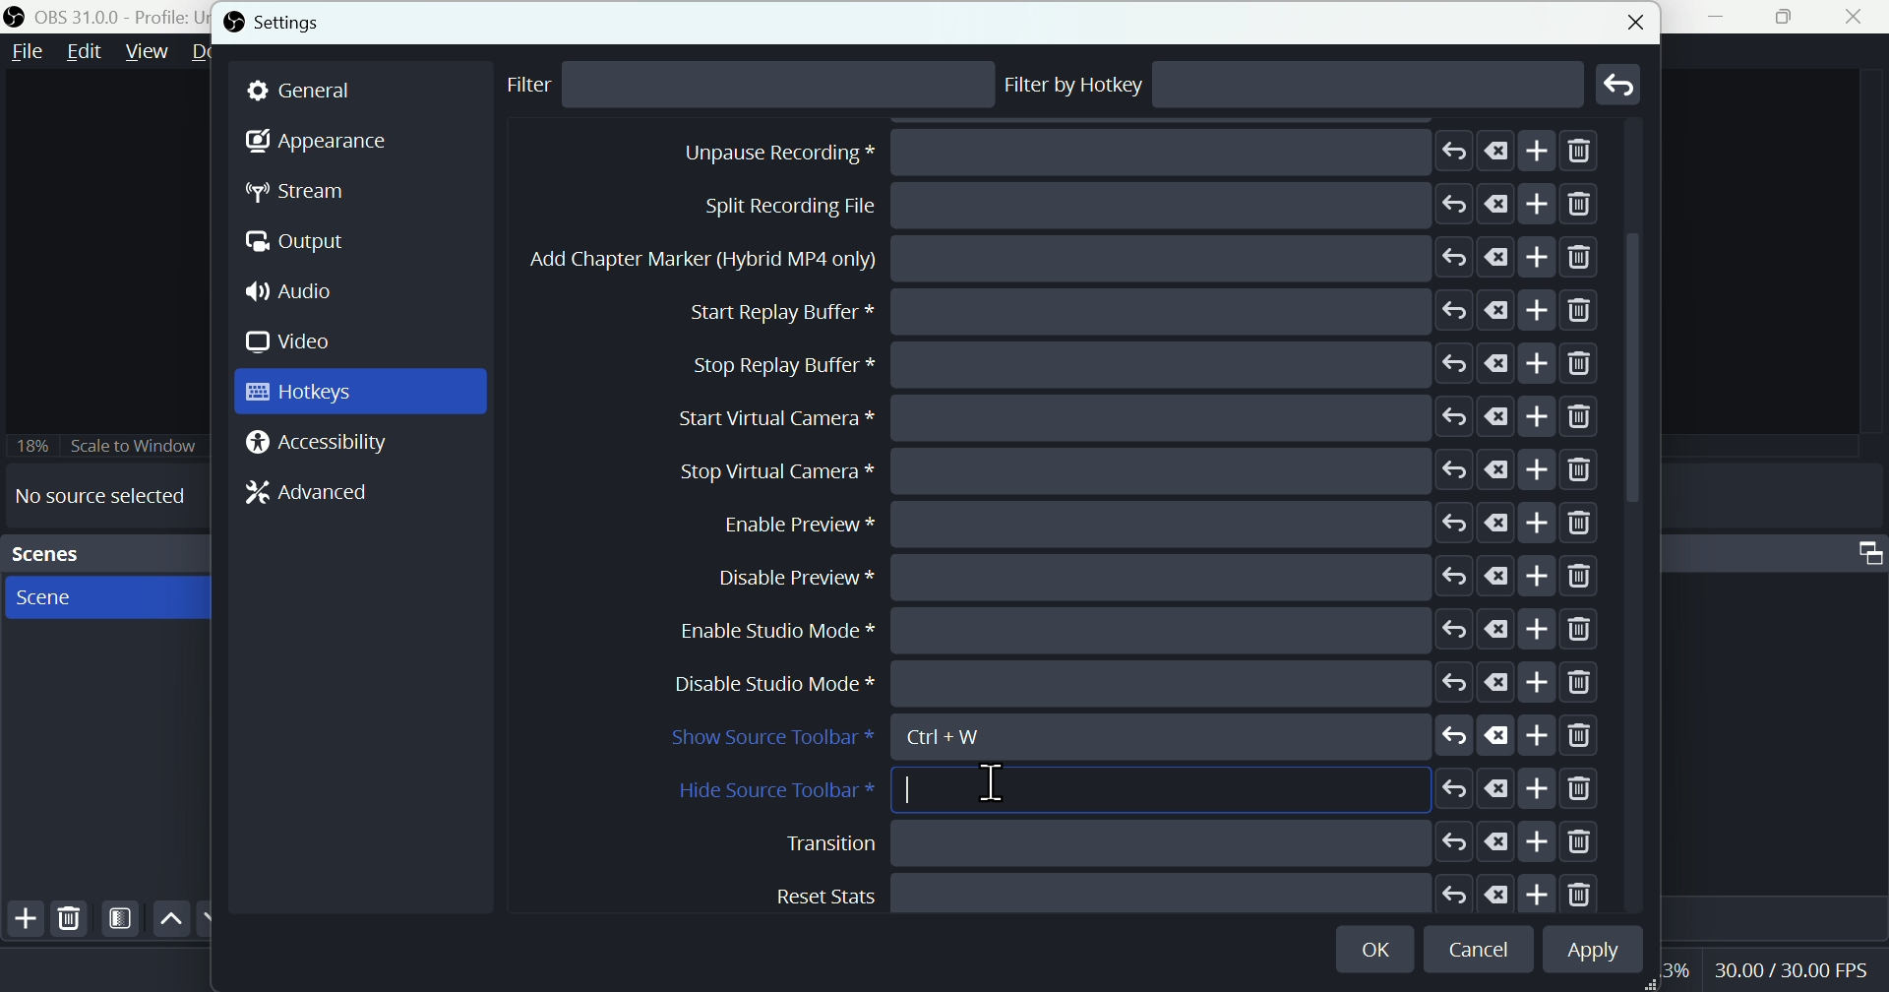 This screenshot has width=1889, height=992. I want to click on Add chapter marker, so click(1143, 470).